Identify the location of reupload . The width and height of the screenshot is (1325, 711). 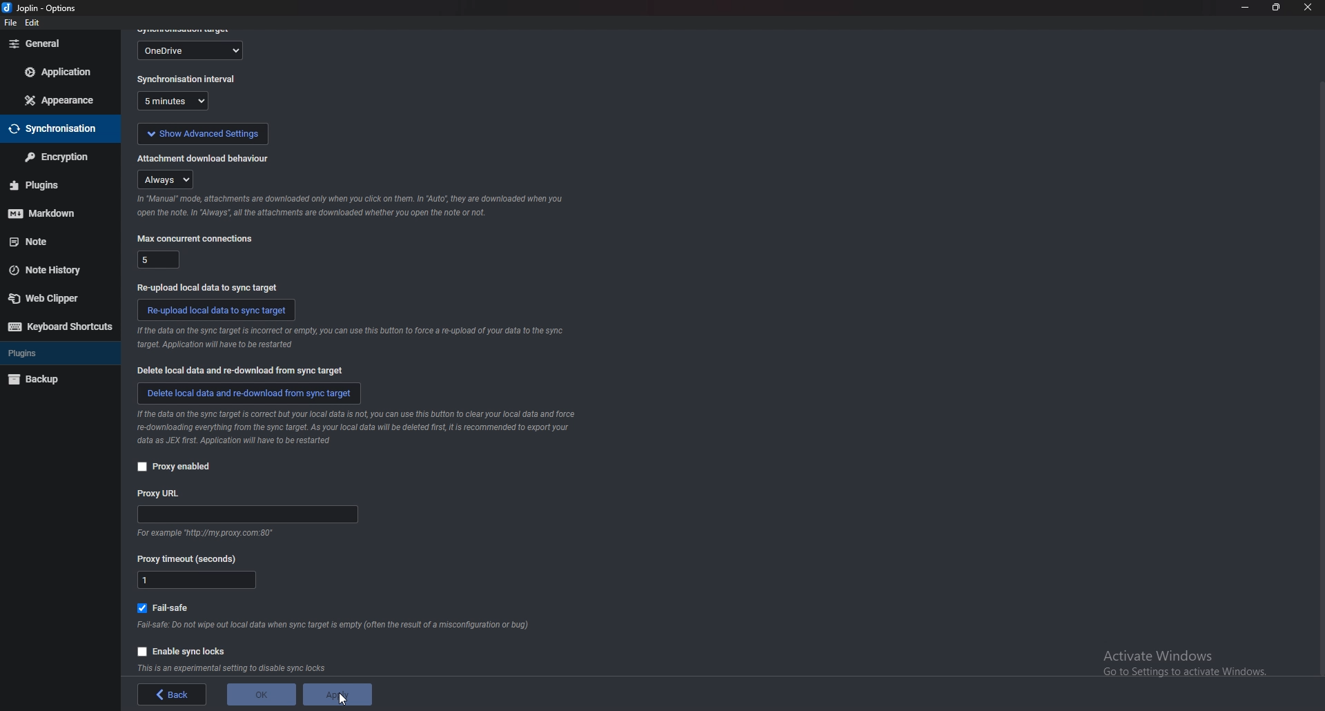
(206, 286).